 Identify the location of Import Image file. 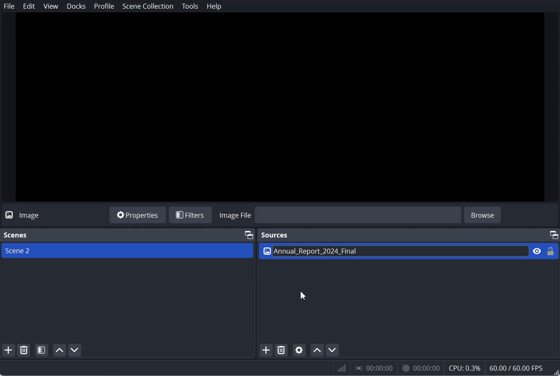
(337, 216).